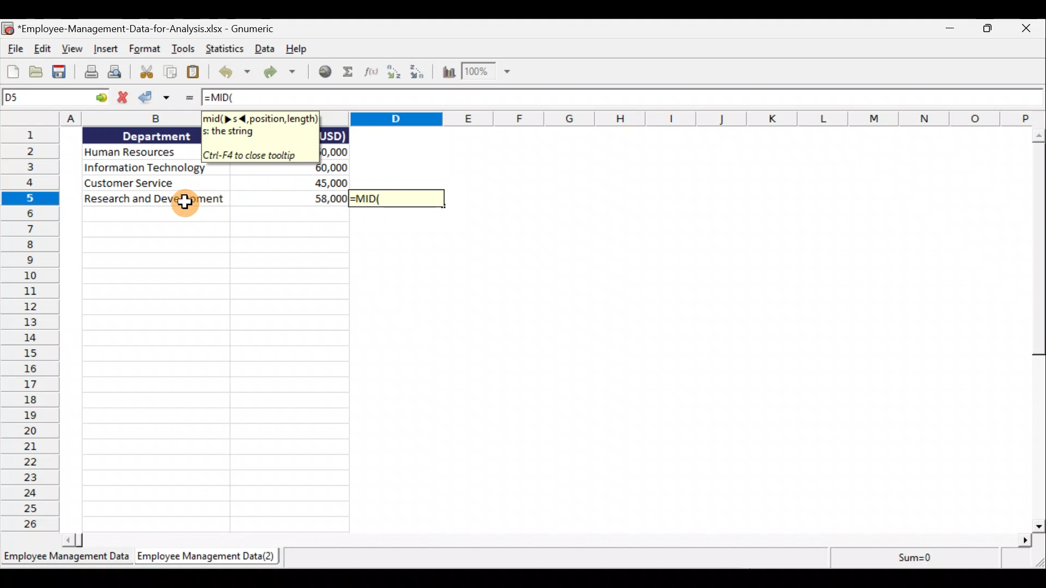 This screenshot has width=1046, height=588. I want to click on Scroll bar, so click(1034, 329).